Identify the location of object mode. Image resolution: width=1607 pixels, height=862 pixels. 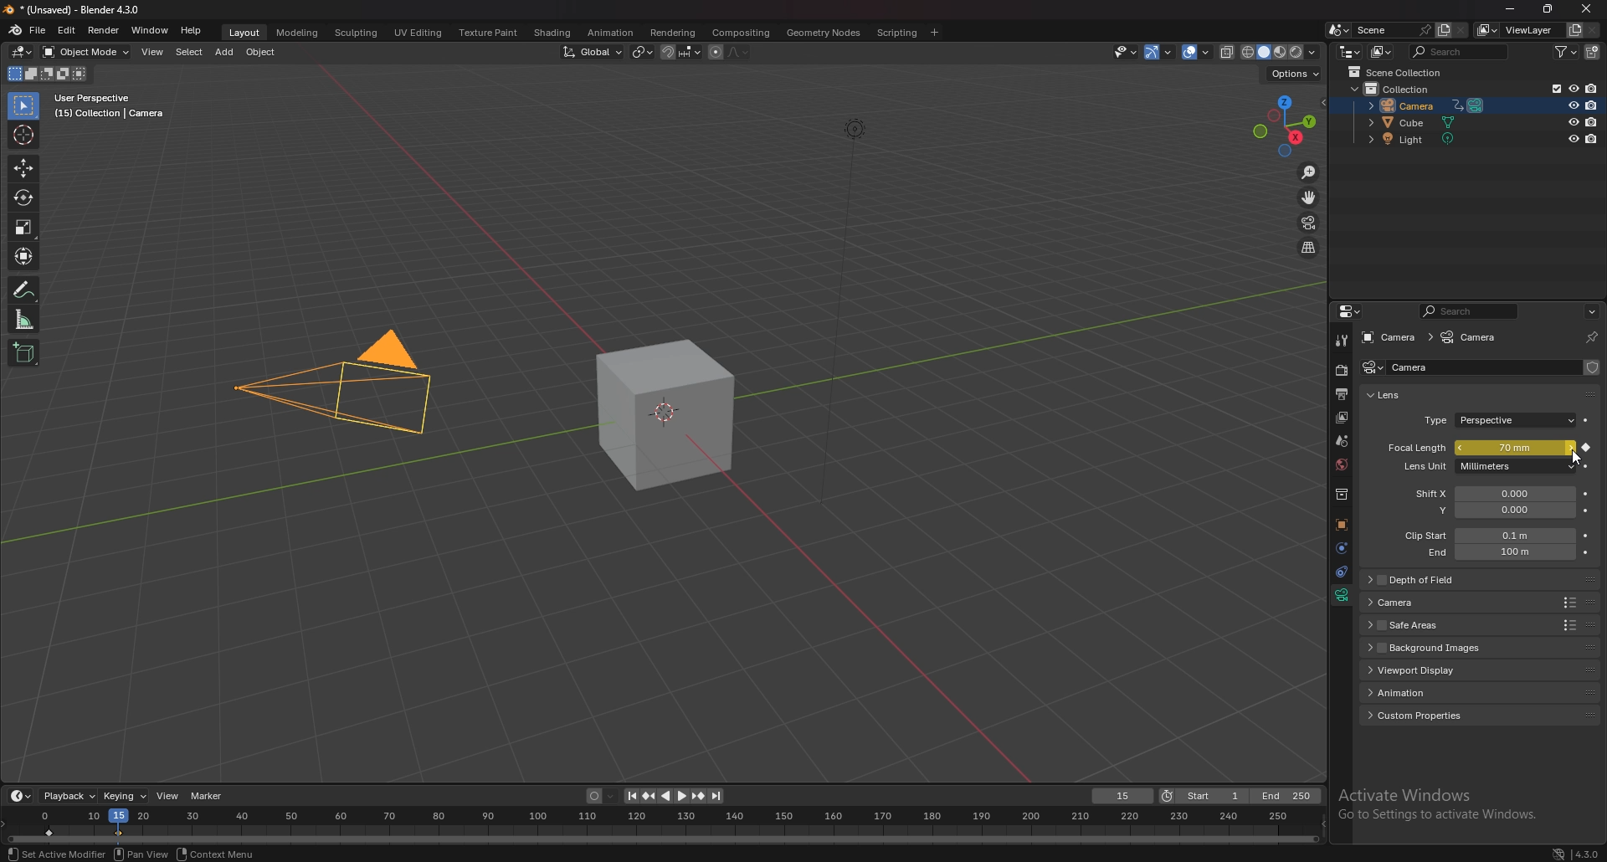
(85, 52).